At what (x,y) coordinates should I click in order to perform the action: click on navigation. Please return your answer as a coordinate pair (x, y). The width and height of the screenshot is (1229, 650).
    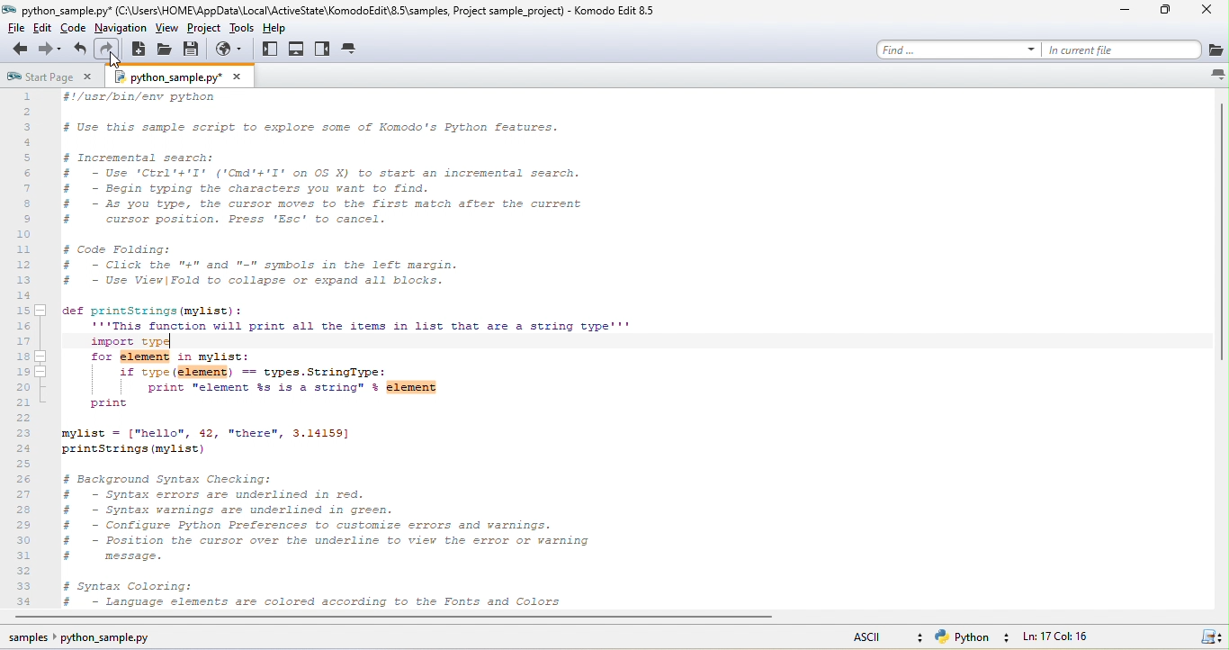
    Looking at the image, I should click on (121, 28).